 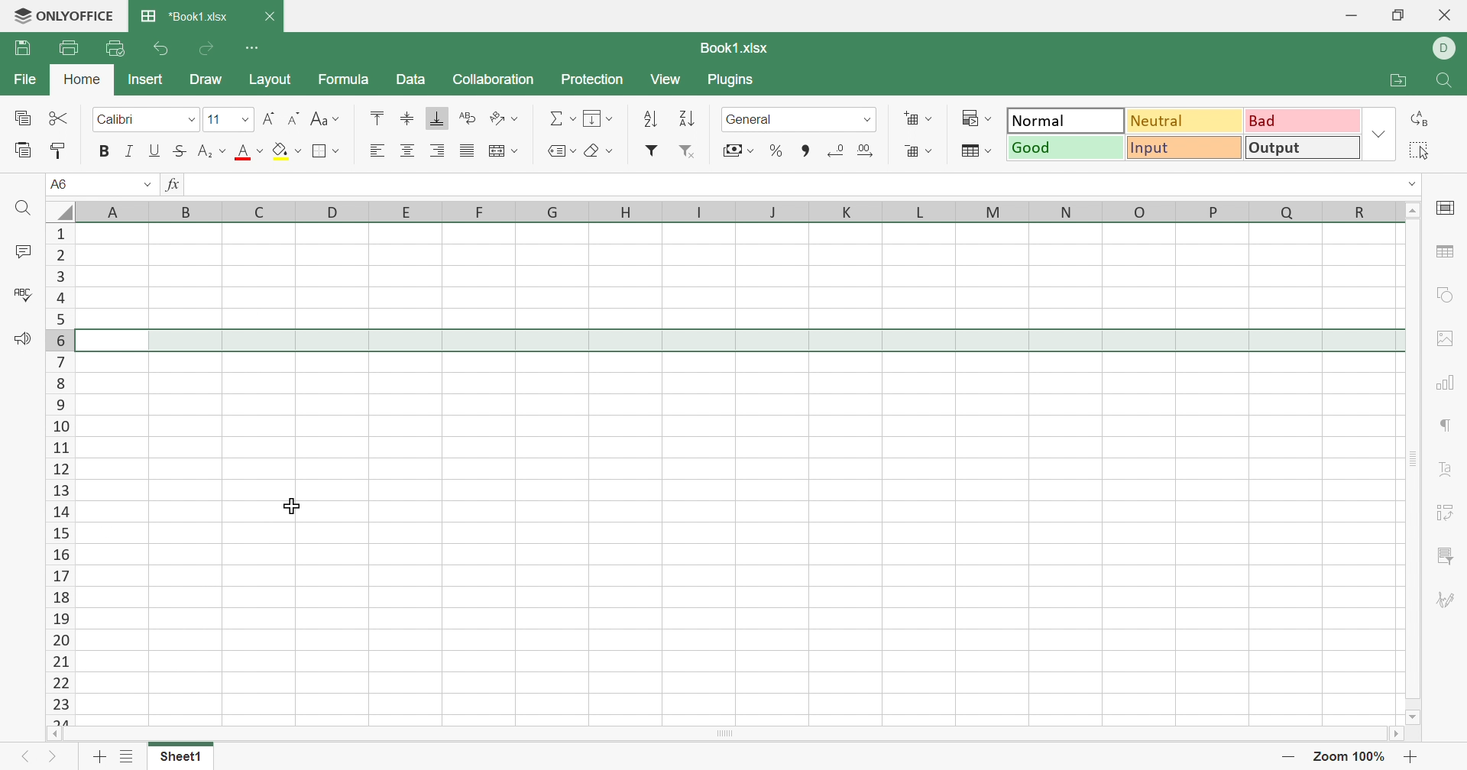 I want to click on Close, so click(x=267, y=15).